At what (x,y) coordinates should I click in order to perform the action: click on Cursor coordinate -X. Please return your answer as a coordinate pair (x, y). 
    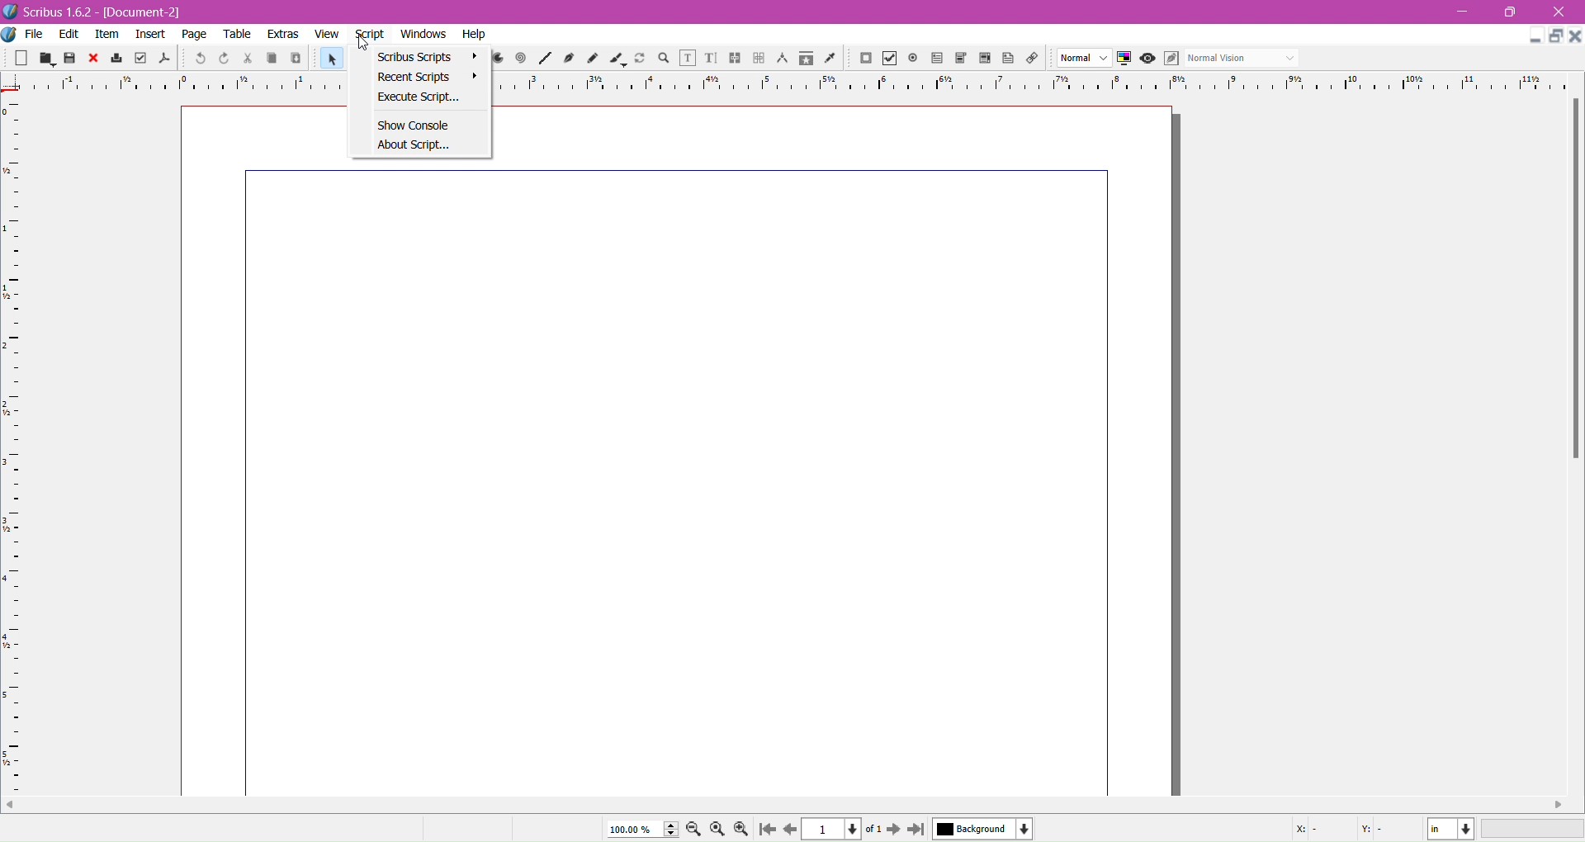
    Looking at the image, I should click on (1315, 830).